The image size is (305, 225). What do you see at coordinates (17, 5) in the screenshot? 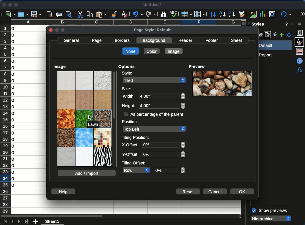
I see `maximize` at bounding box center [17, 5].